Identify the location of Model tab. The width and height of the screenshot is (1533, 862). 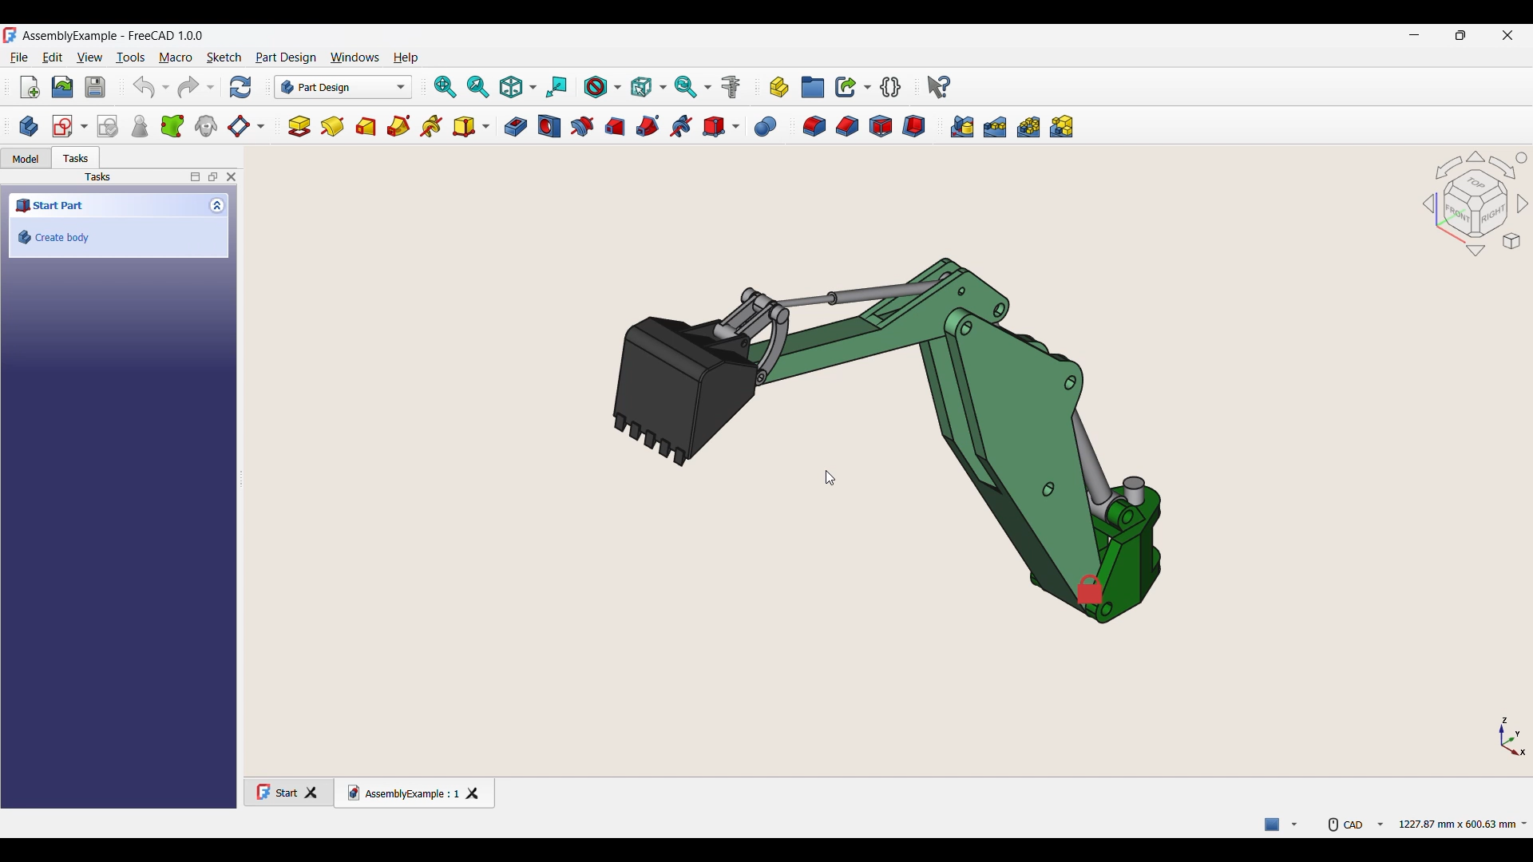
(26, 159).